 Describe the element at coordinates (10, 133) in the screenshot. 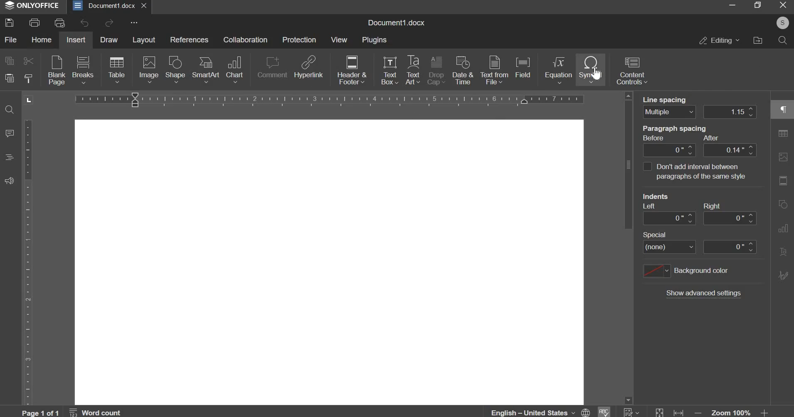

I see `comment` at that location.